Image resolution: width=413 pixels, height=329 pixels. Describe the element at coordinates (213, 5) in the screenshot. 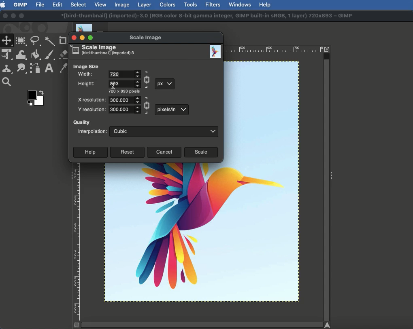

I see `Filters` at that location.